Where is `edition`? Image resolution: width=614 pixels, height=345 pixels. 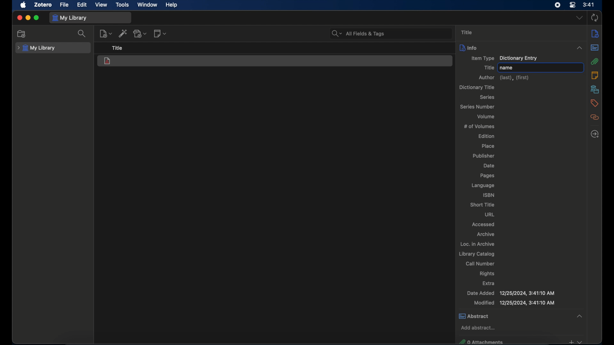 edition is located at coordinates (487, 136).